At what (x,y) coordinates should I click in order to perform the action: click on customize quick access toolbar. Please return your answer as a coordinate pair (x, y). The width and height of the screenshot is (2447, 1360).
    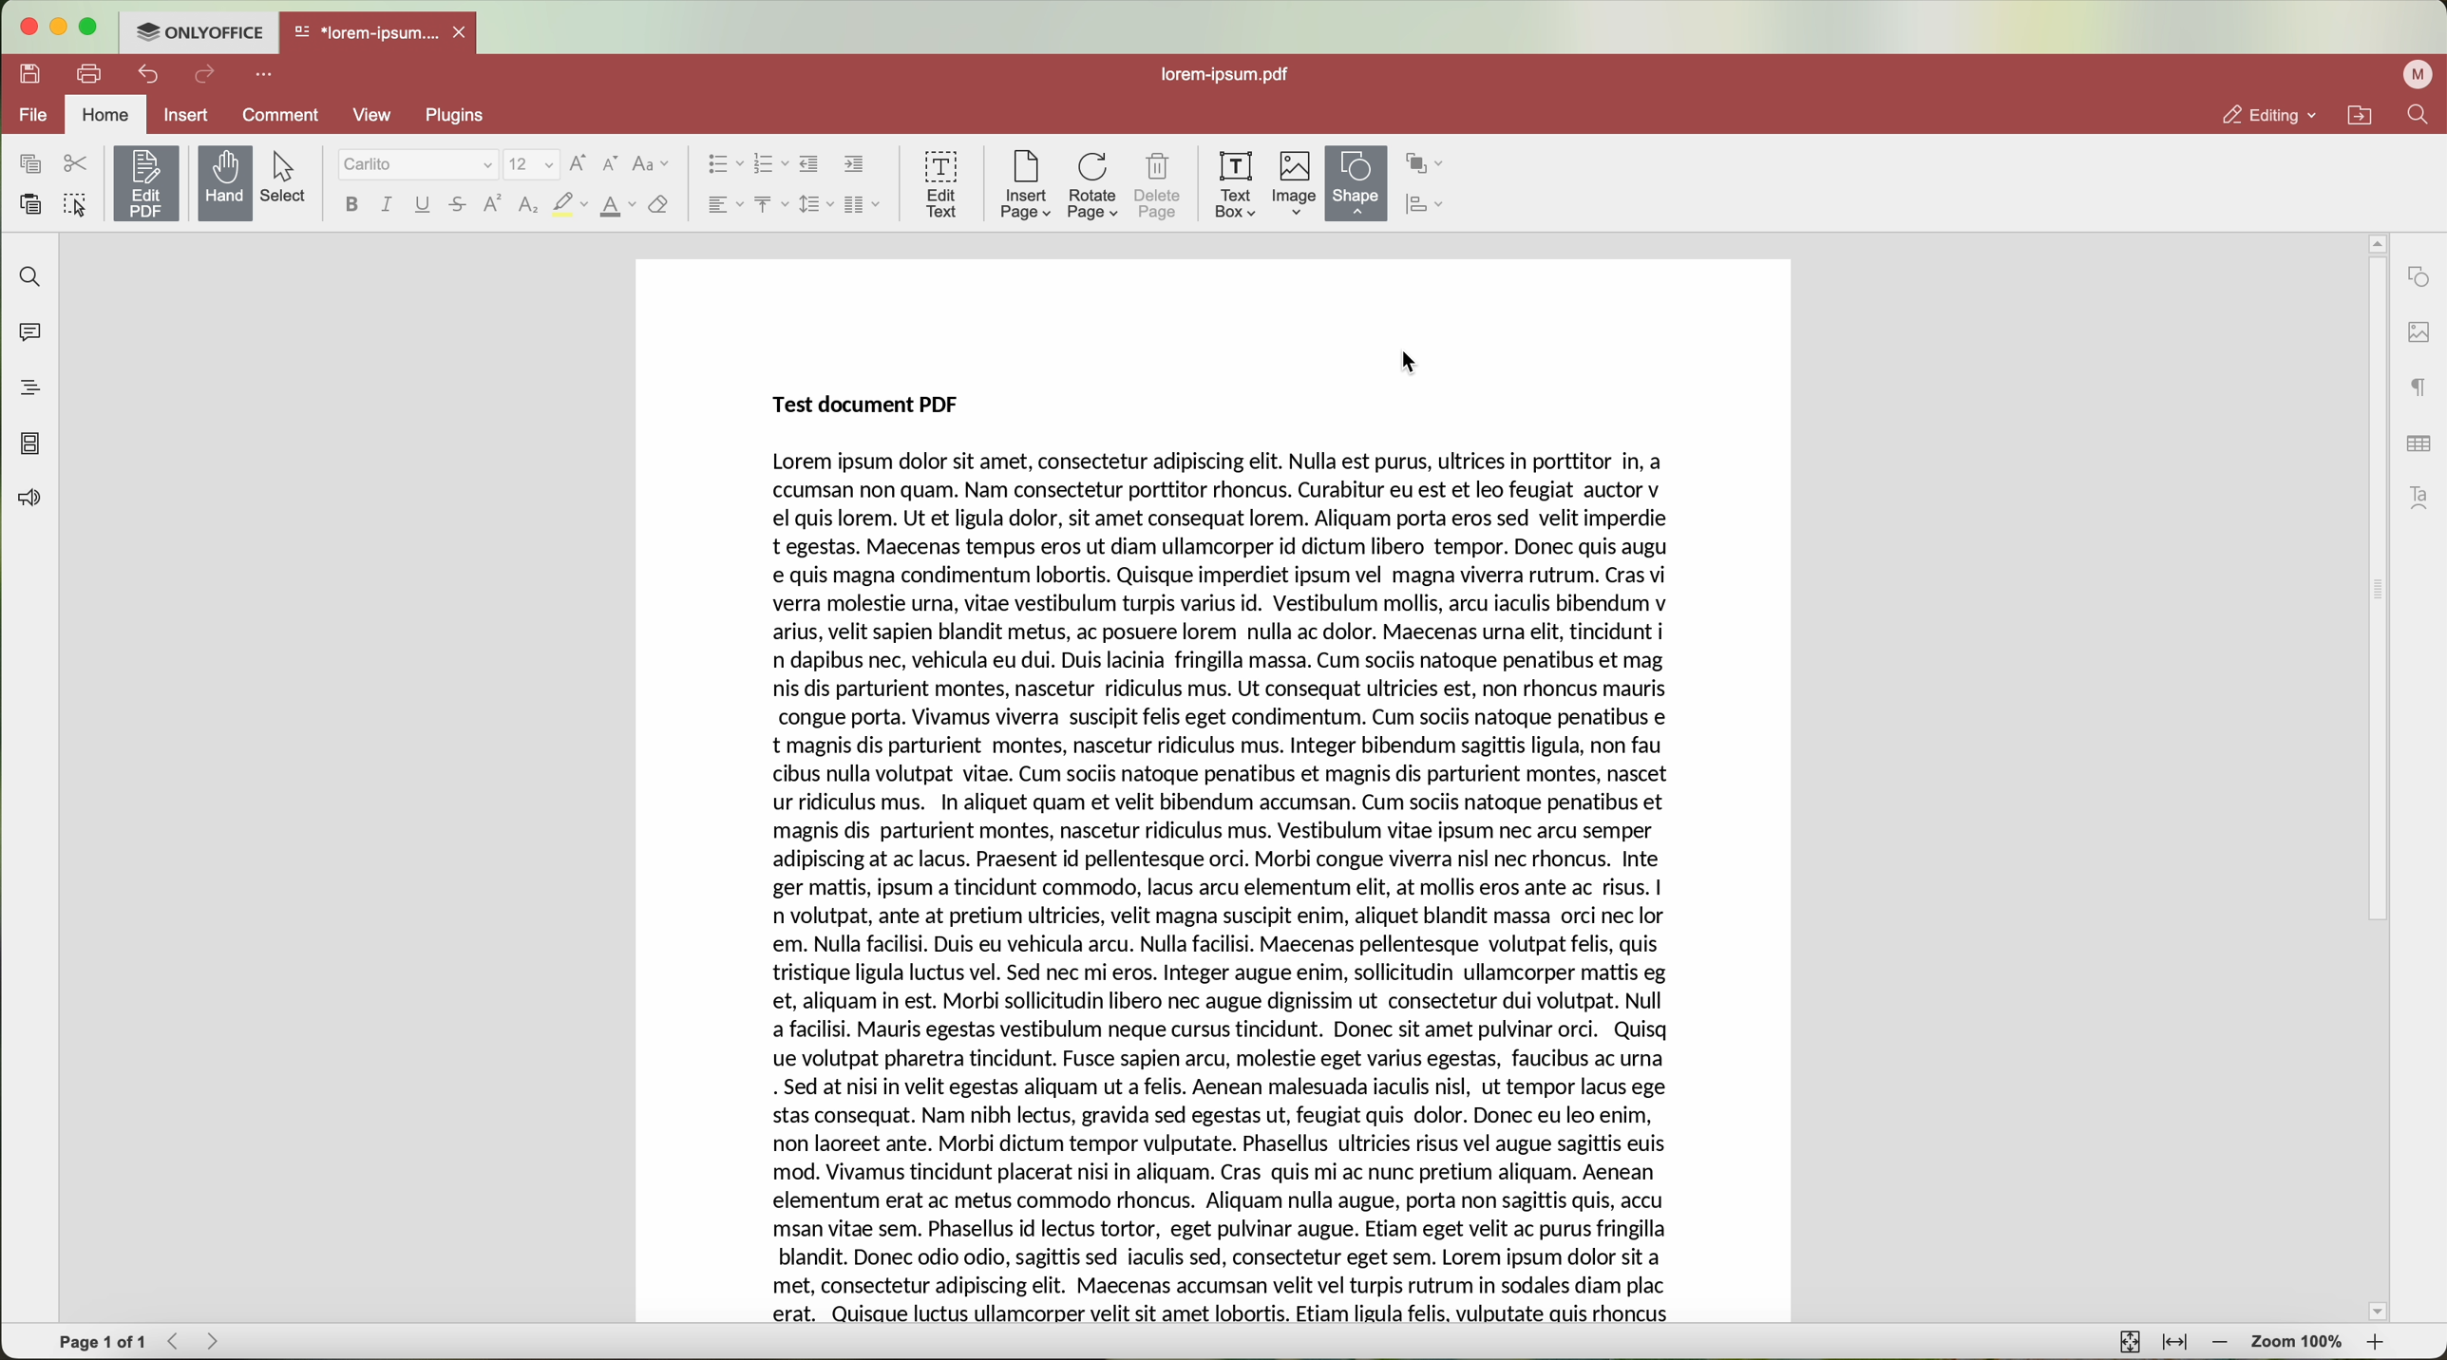
    Looking at the image, I should click on (268, 76).